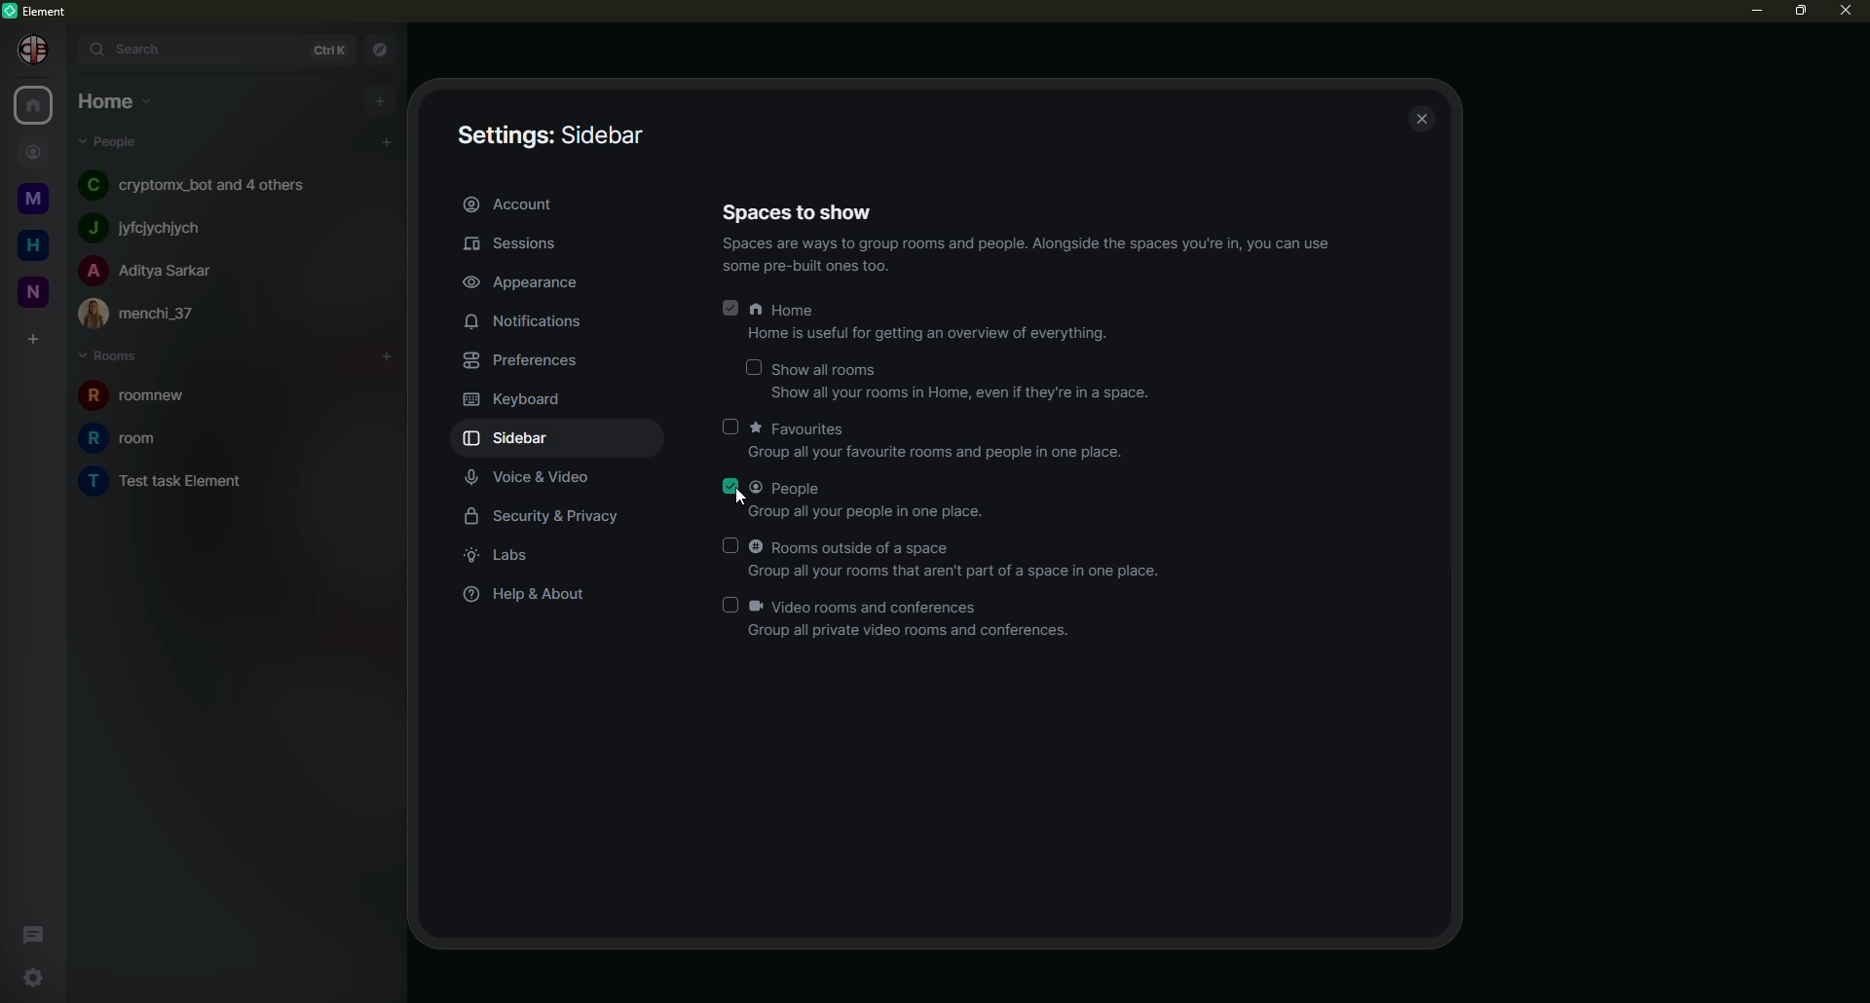 This screenshot has width=1870, height=1003. Describe the element at coordinates (516, 399) in the screenshot. I see `keyboard` at that location.